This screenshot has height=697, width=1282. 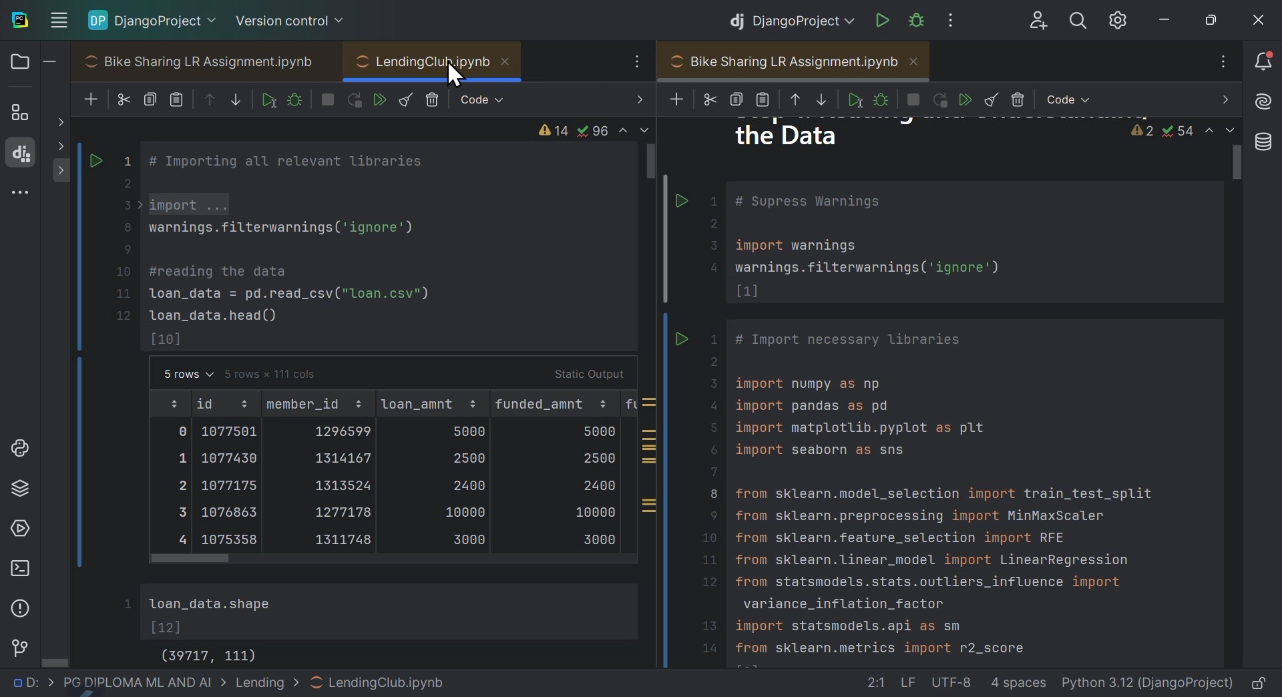 I want to click on More windows tools, so click(x=23, y=195).